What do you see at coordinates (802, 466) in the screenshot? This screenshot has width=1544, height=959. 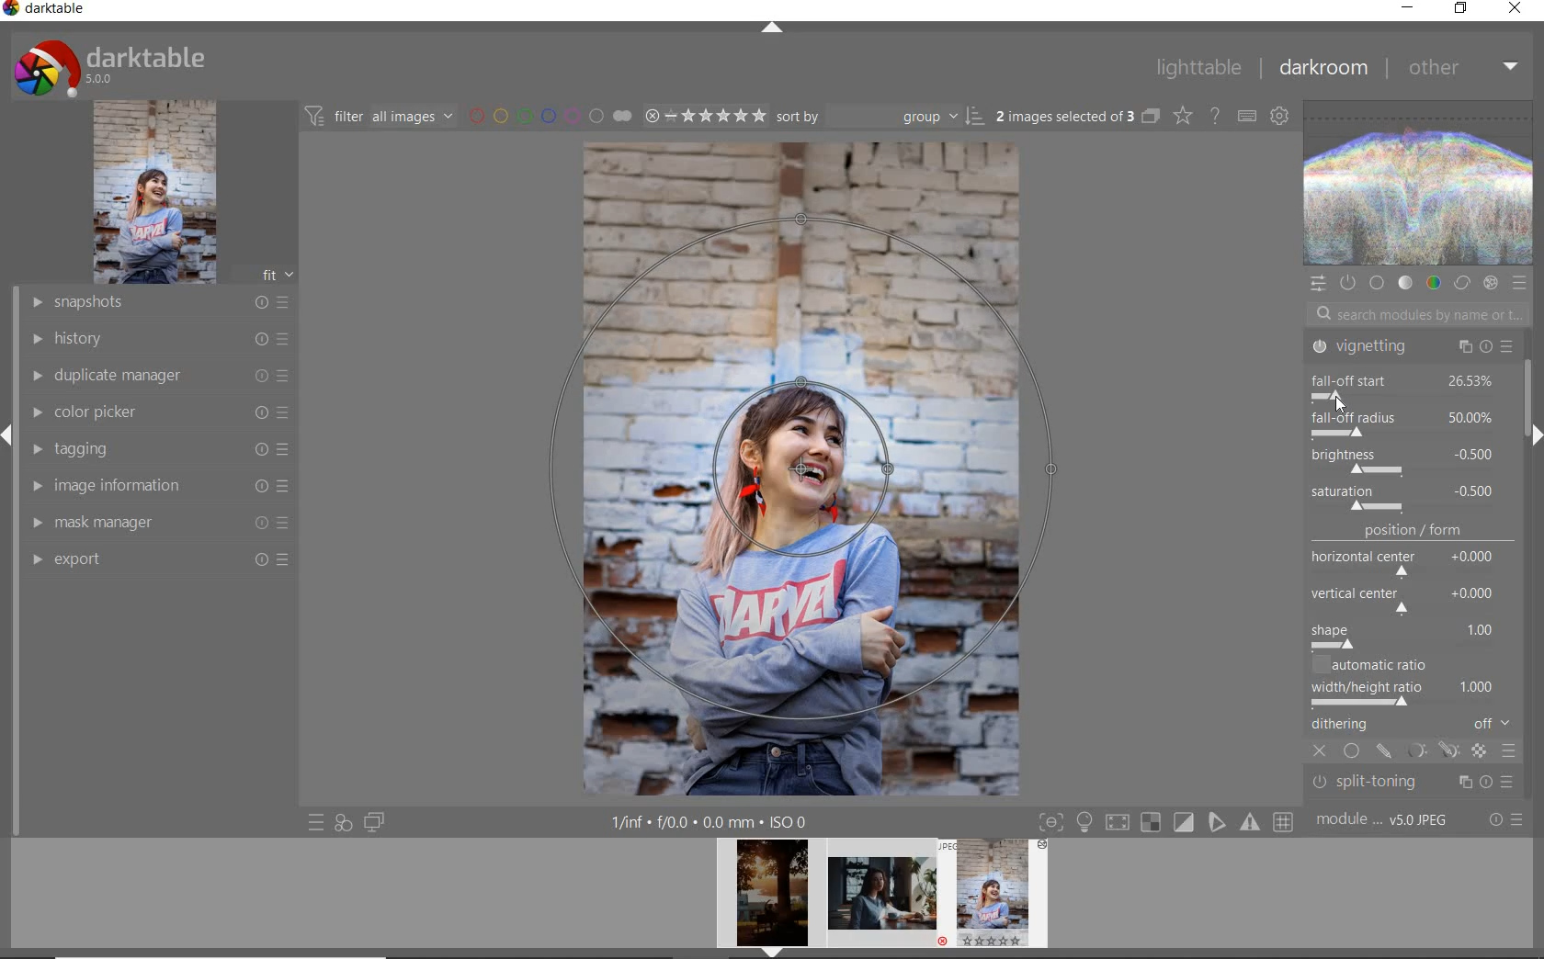 I see `selected image` at bounding box center [802, 466].